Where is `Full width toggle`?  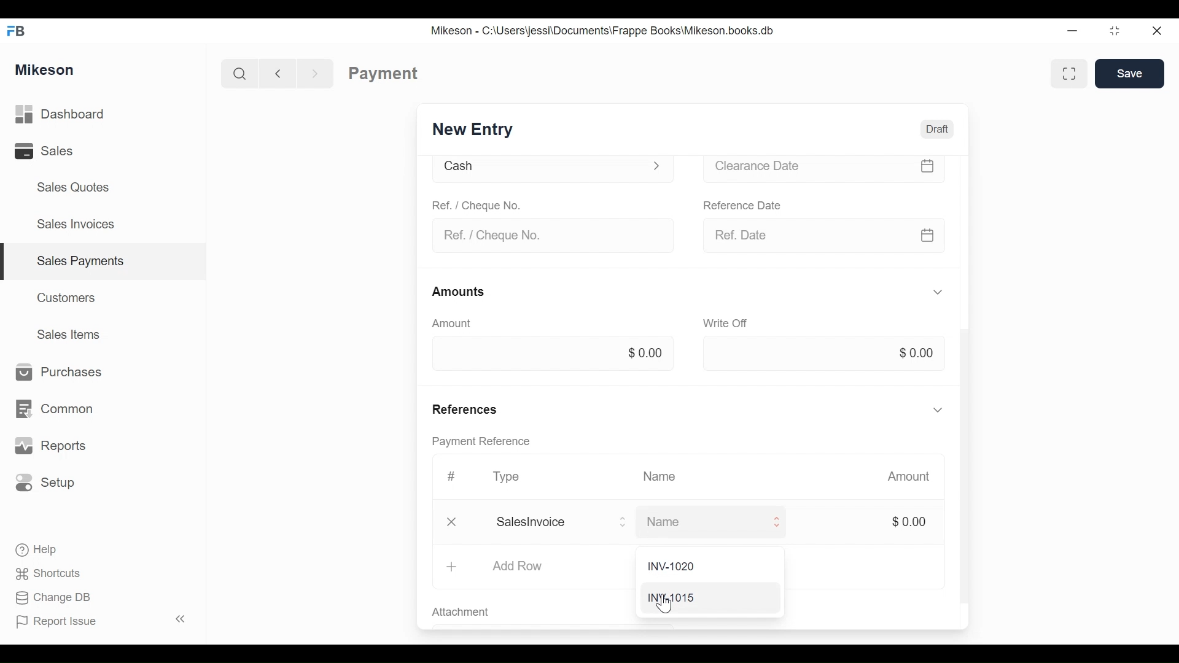
Full width toggle is located at coordinates (1067, 74).